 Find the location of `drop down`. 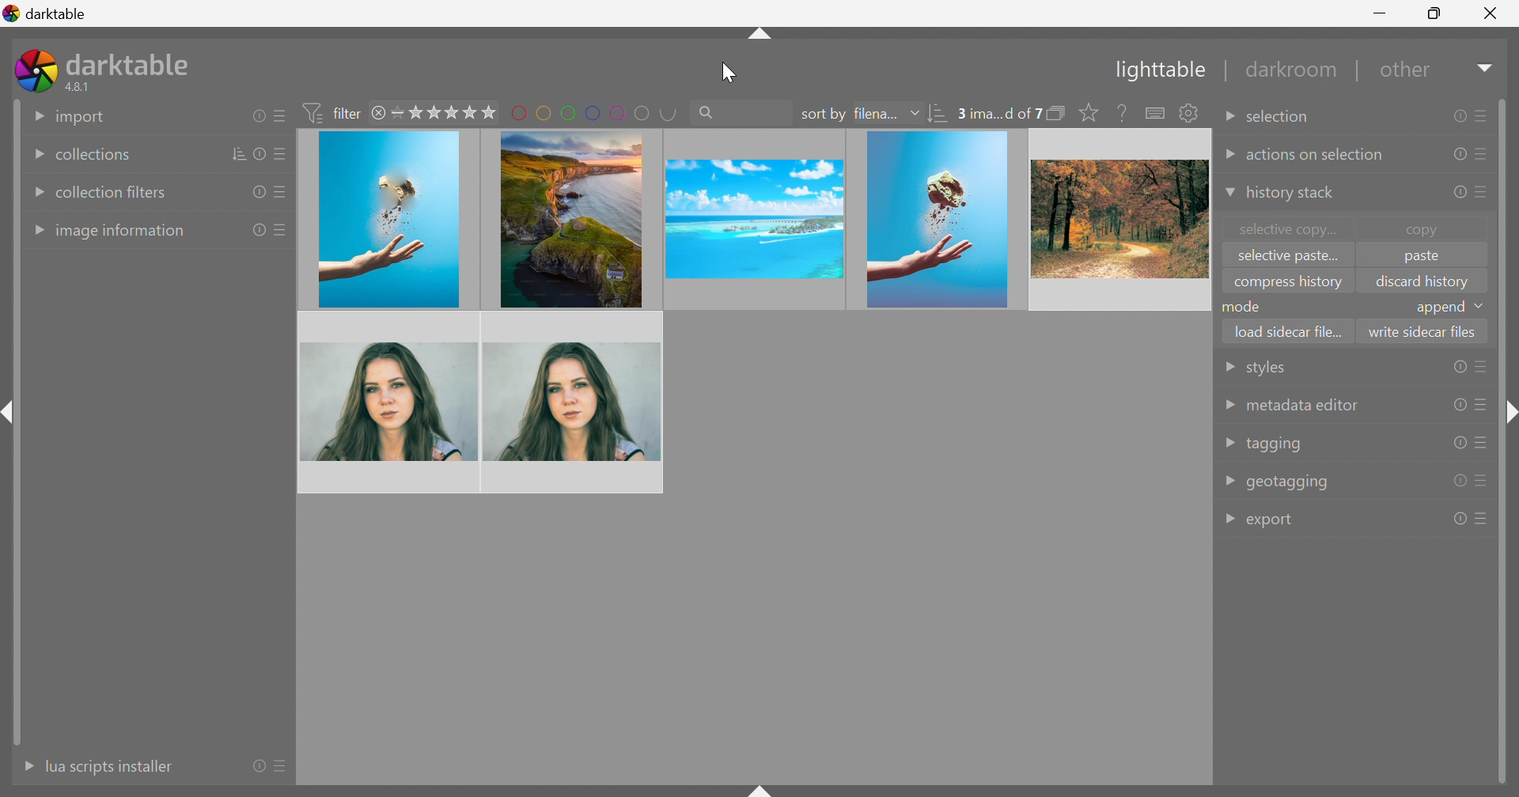

drop down is located at coordinates (1483, 306).